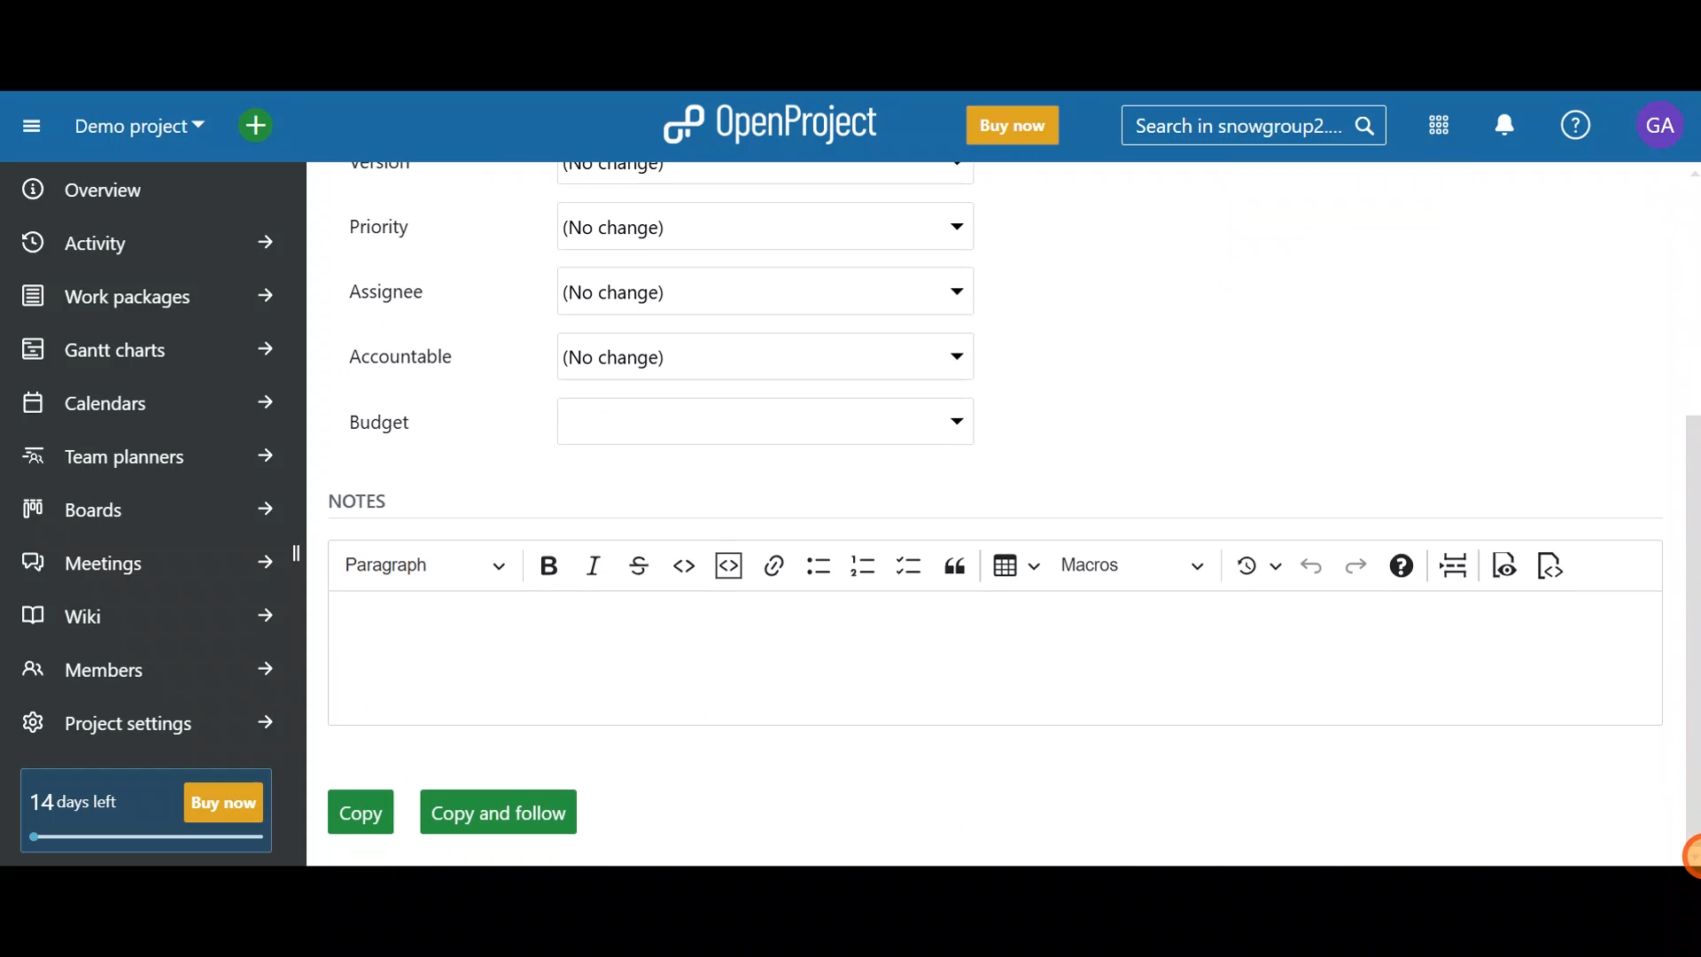 The width and height of the screenshot is (1701, 957). I want to click on Insert code snippet, so click(725, 566).